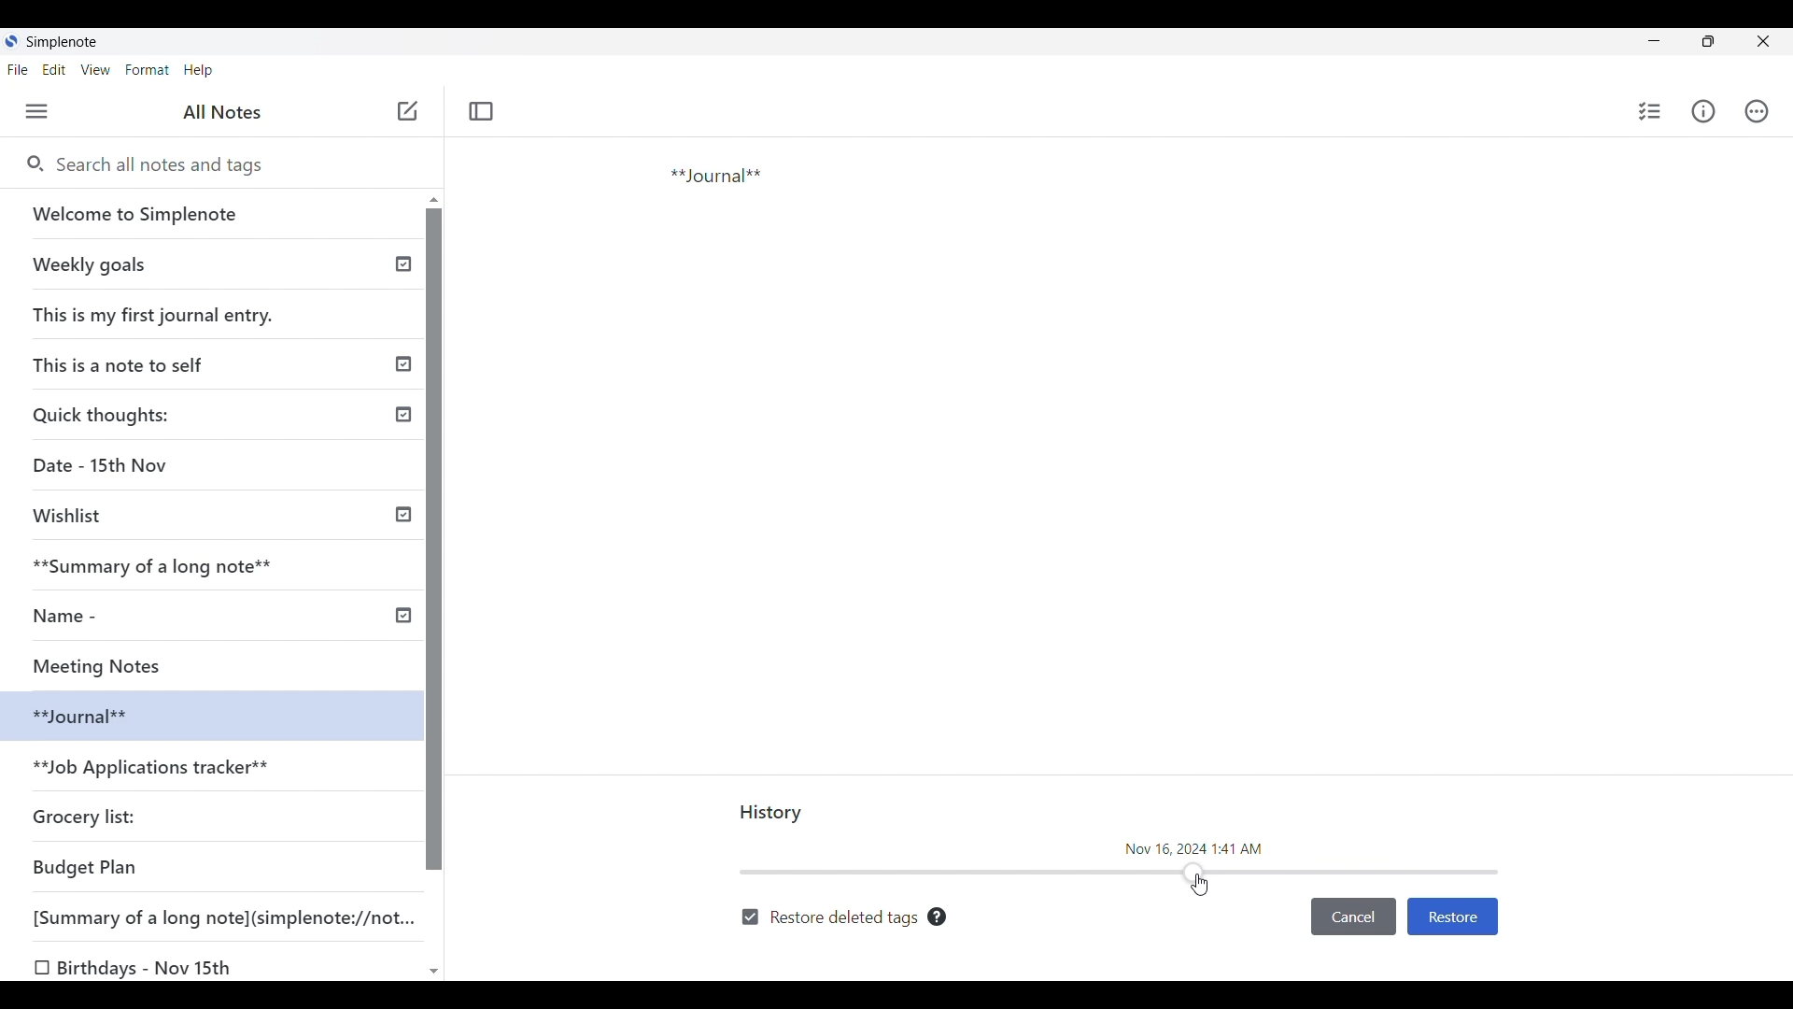 The width and height of the screenshot is (1793, 1009). I want to click on weekly goals, so click(209, 263).